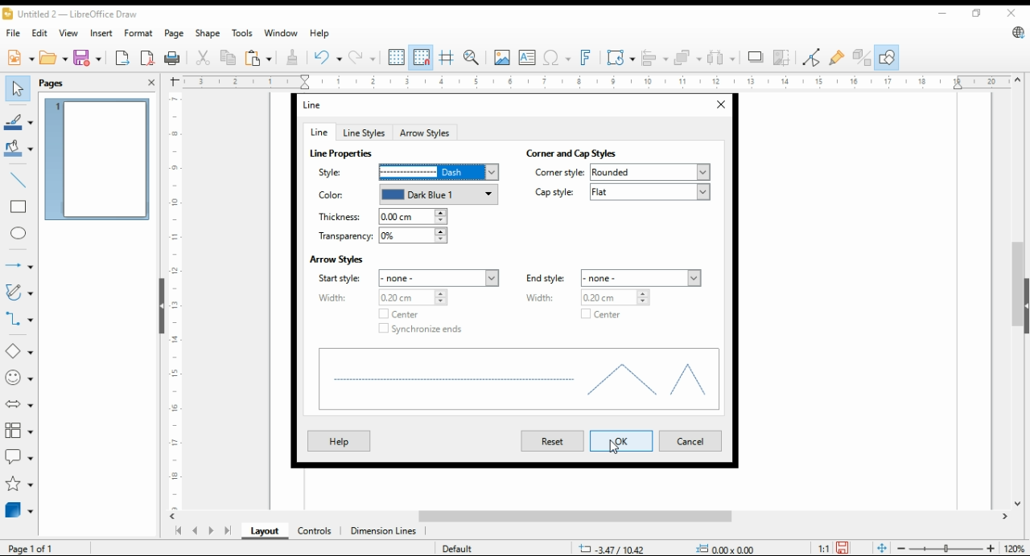 This screenshot has width=1030, height=556. What do you see at coordinates (584, 58) in the screenshot?
I see `insert fontwork text` at bounding box center [584, 58].